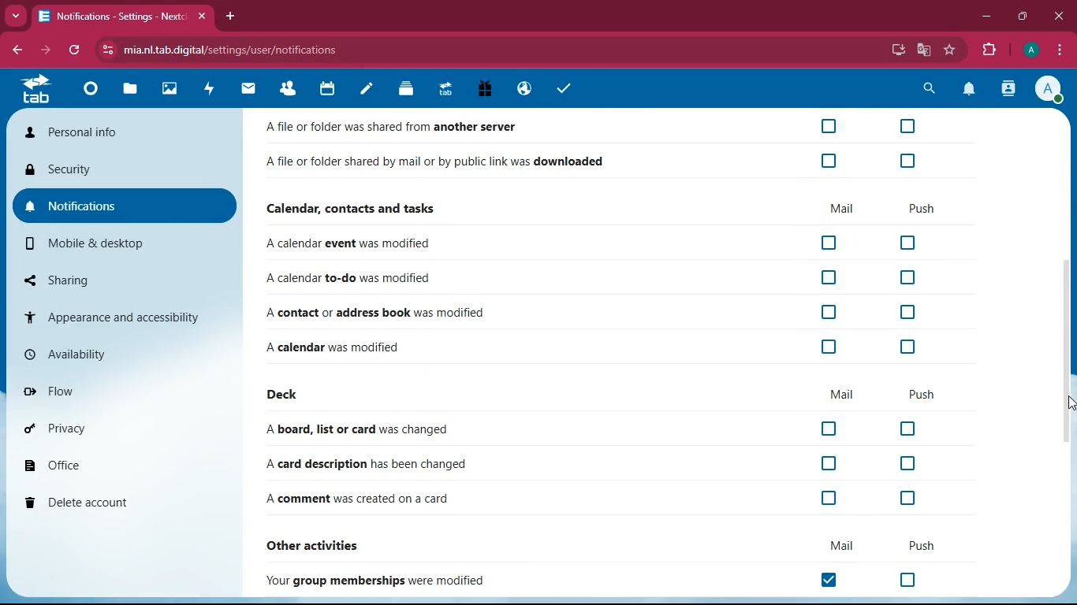 The width and height of the screenshot is (1077, 605). I want to click on push, so click(923, 208).